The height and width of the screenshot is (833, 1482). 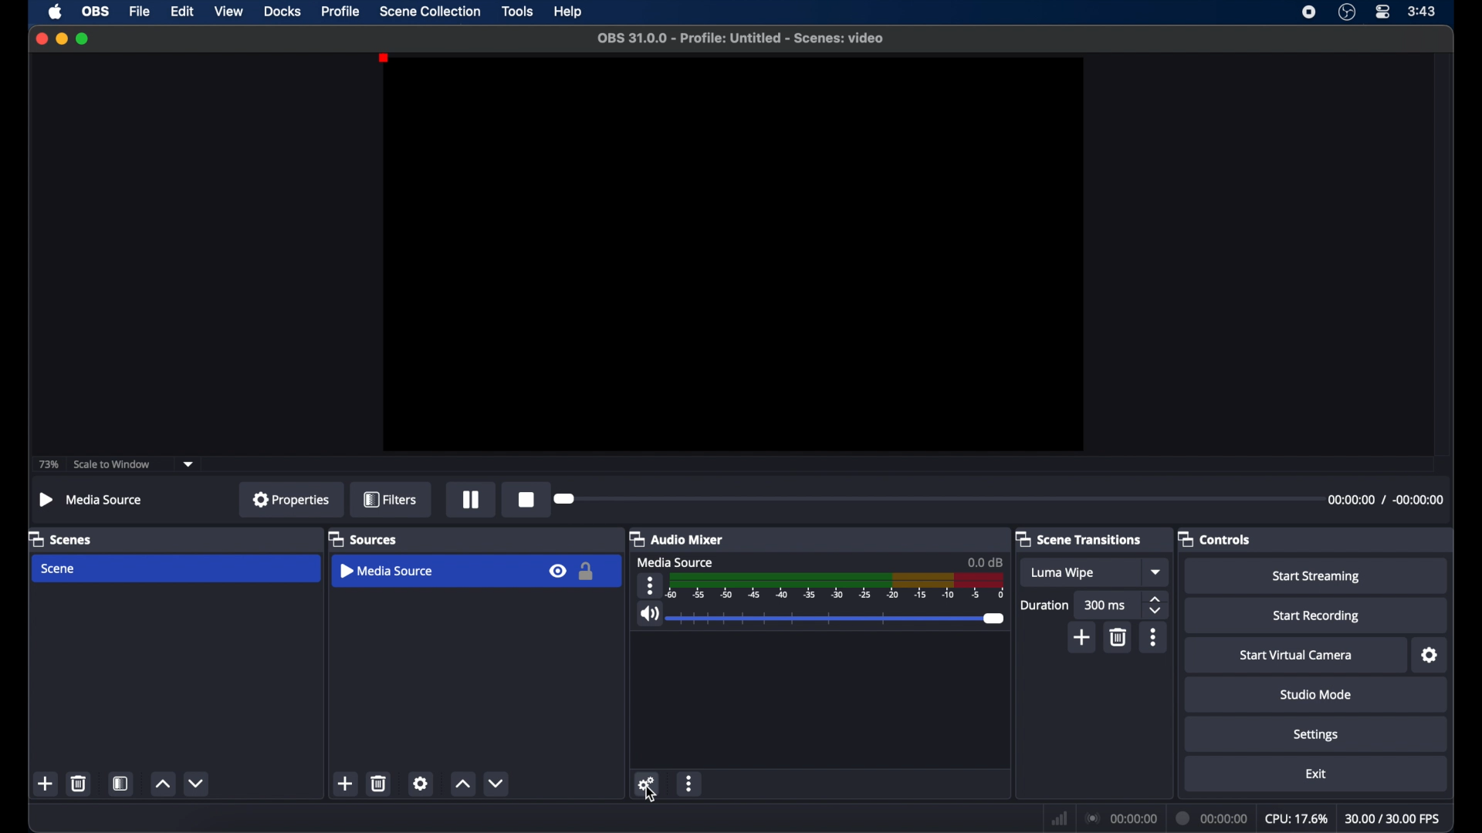 I want to click on Luma wipe, so click(x=1061, y=573).